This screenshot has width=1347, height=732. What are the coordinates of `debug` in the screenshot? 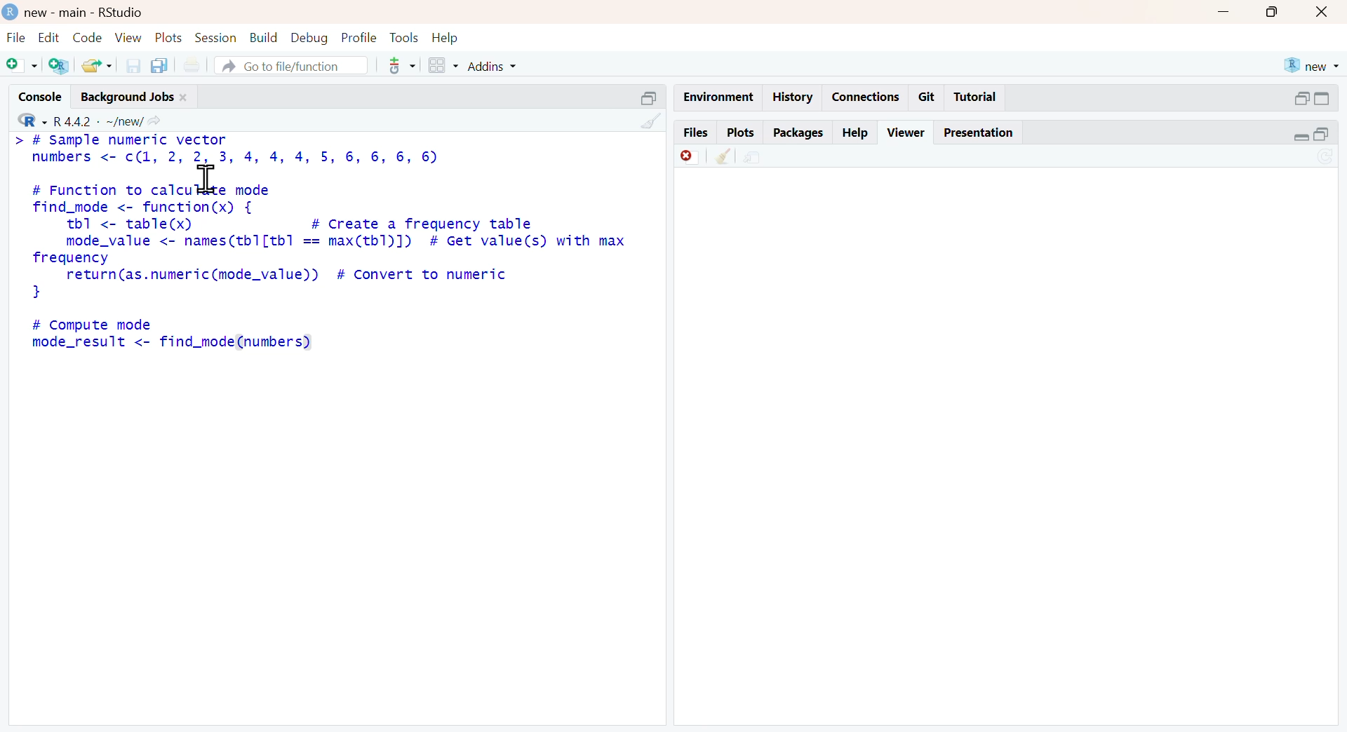 It's located at (310, 39).